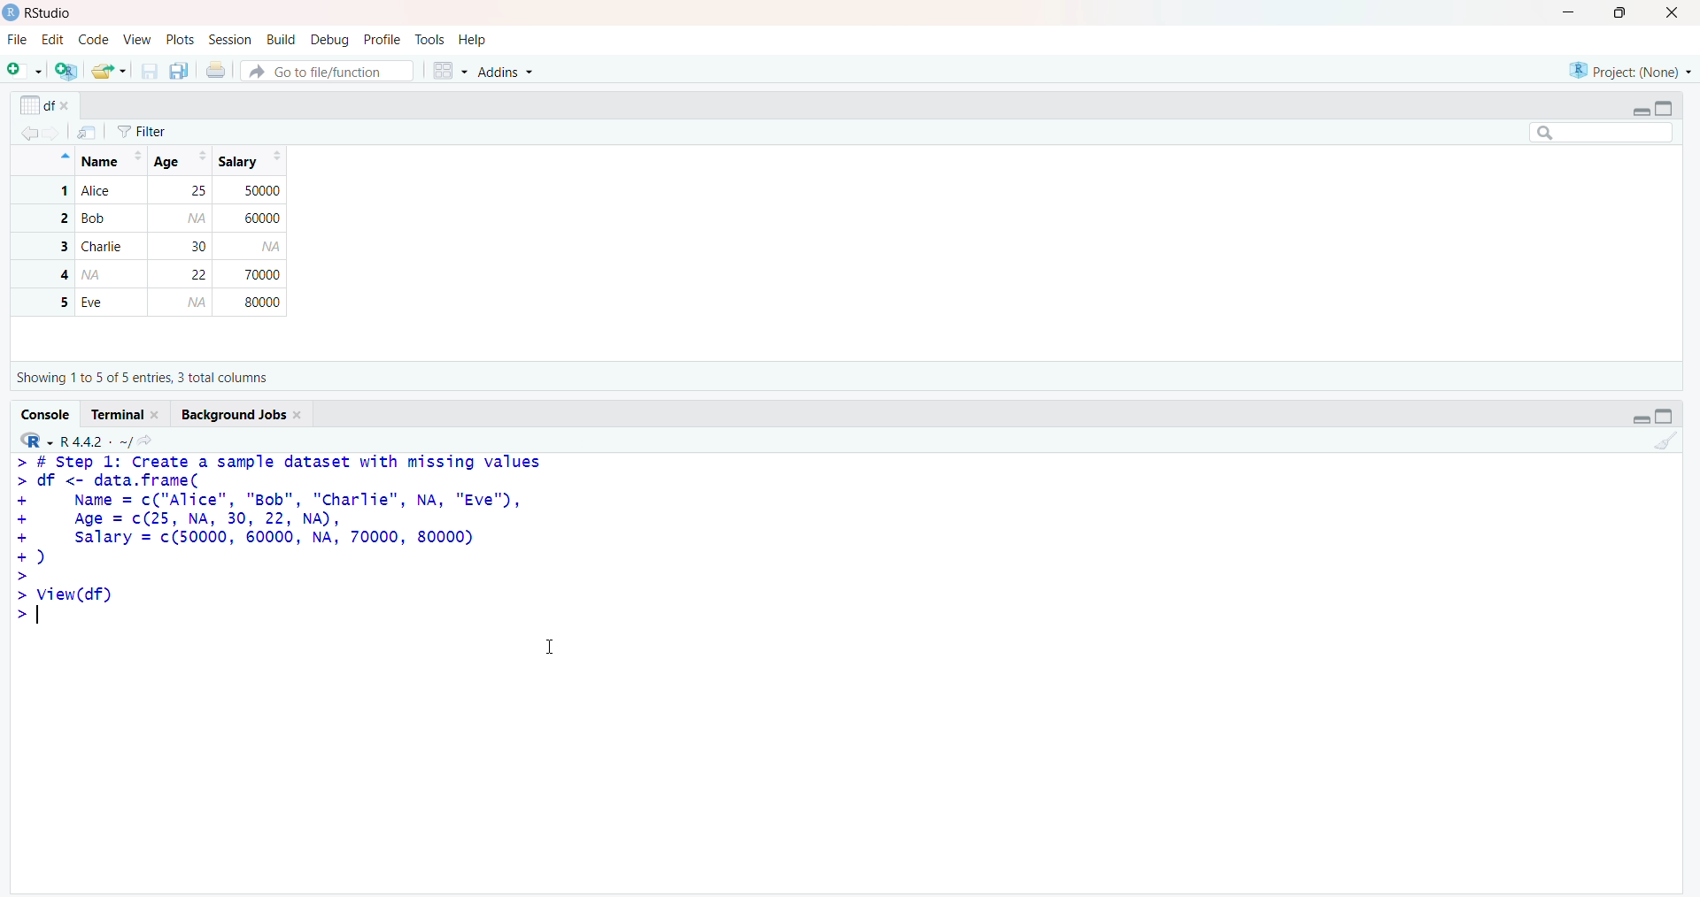 This screenshot has width=1700, height=897. I want to click on R442 -~/, so click(94, 441).